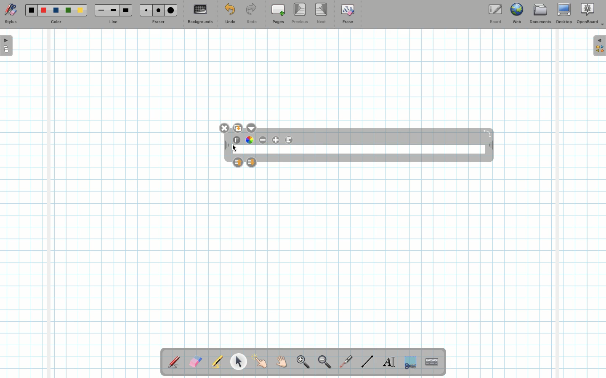 This screenshot has width=606, height=378. Describe the element at coordinates (171, 10) in the screenshot. I see `Large eraser` at that location.